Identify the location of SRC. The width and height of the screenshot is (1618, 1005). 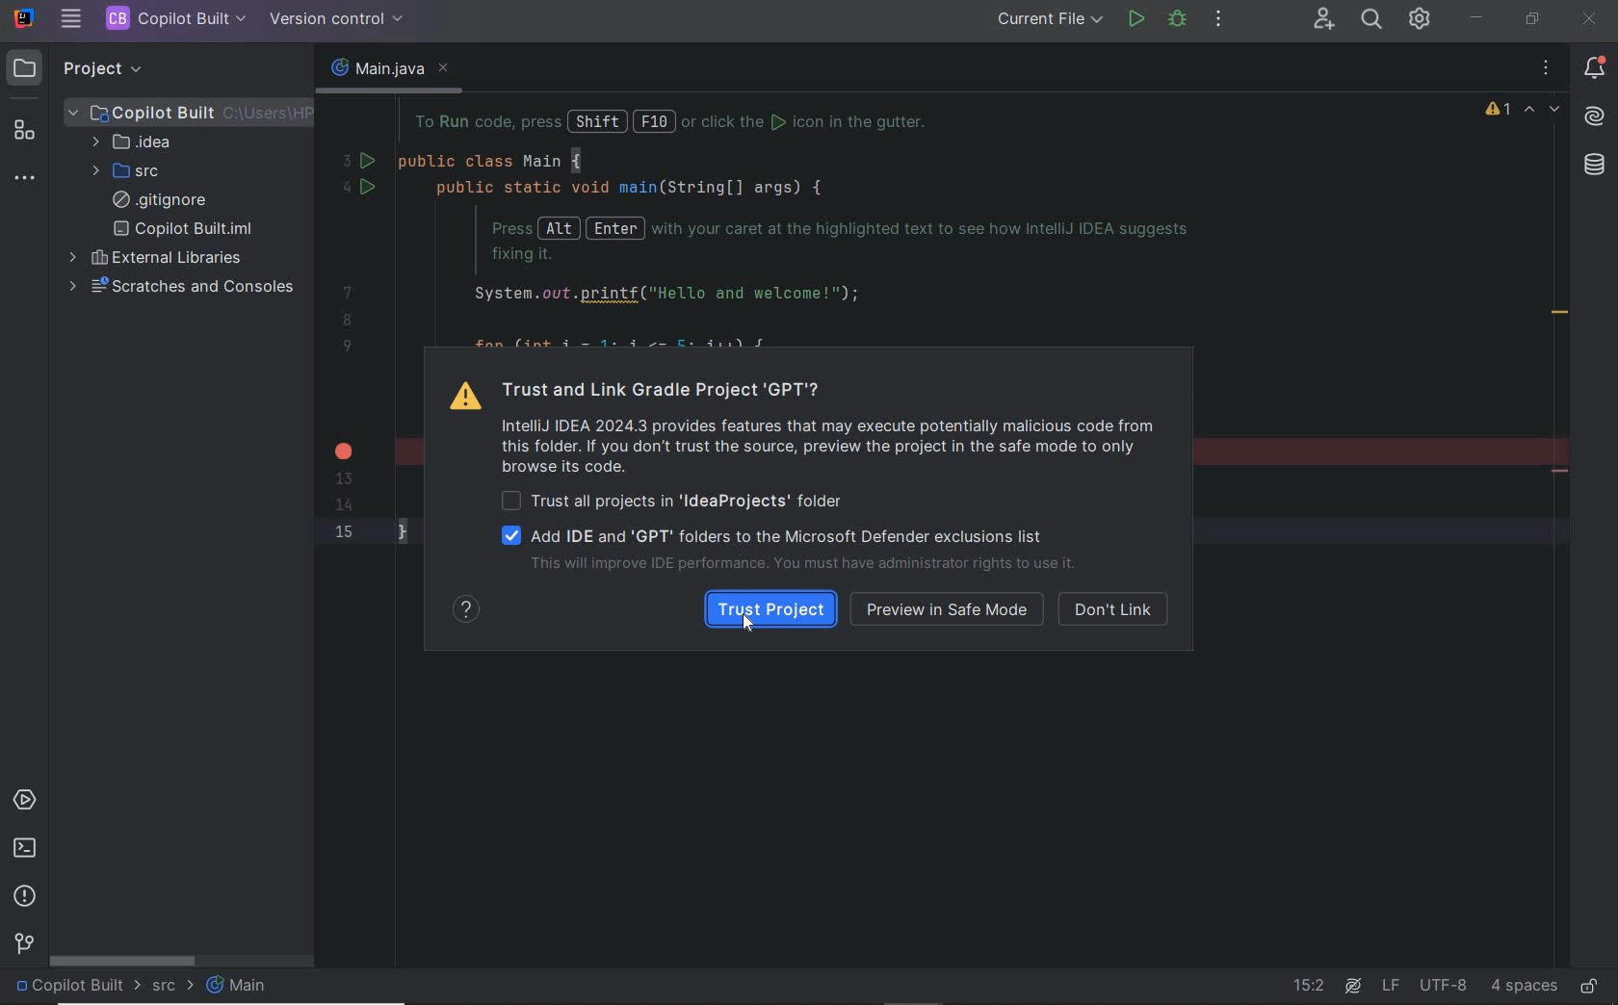
(128, 170).